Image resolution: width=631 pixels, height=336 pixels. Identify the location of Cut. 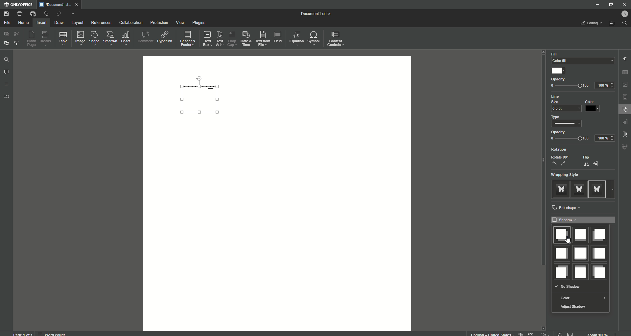
(17, 33).